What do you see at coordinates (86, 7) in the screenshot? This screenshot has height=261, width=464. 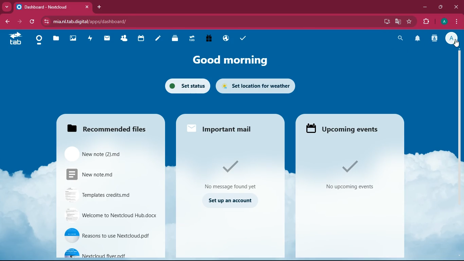 I see `close` at bounding box center [86, 7].